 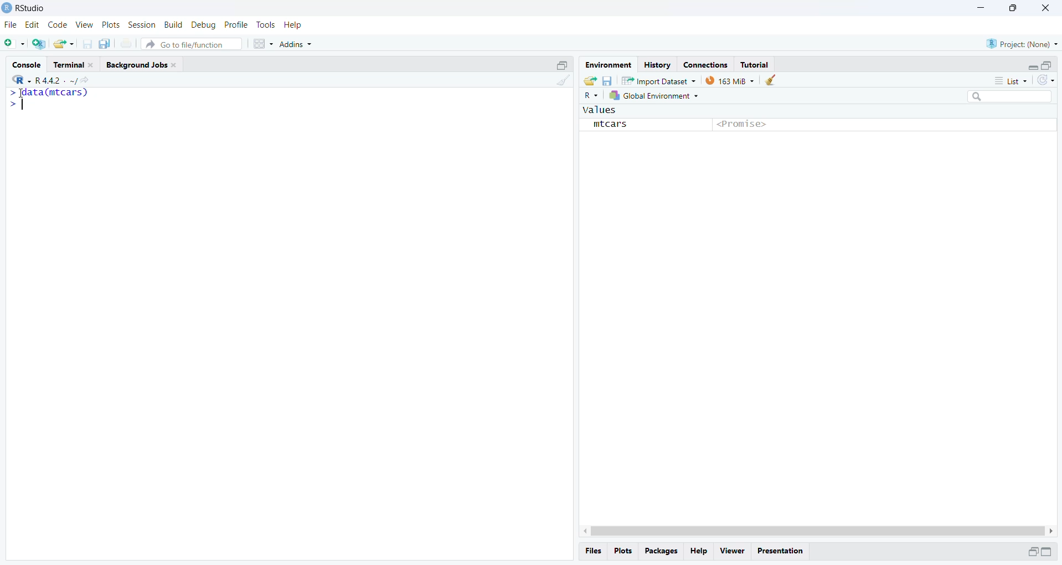 What do you see at coordinates (22, 80) in the screenshot?
I see `R ` at bounding box center [22, 80].